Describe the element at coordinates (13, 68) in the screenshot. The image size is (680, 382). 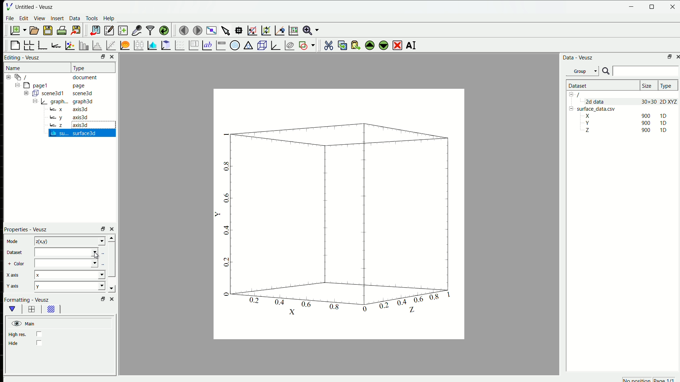
I see `Name` at that location.